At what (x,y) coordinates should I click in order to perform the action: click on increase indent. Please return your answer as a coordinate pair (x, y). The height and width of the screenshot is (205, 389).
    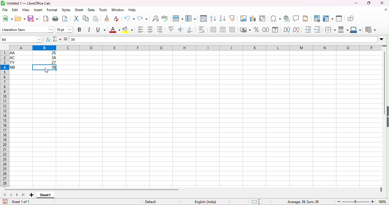
    Looking at the image, I should click on (308, 29).